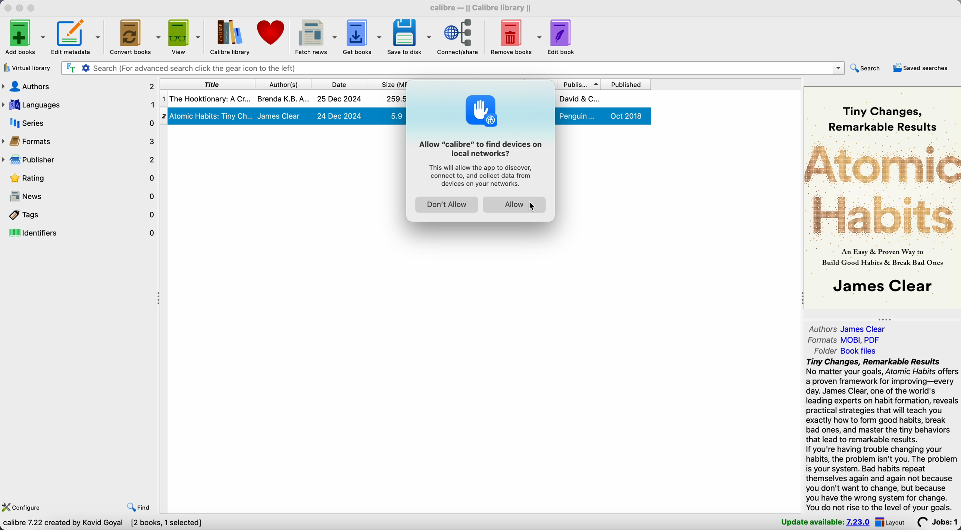 The height and width of the screenshot is (530, 961). I want to click on authors, so click(79, 88).